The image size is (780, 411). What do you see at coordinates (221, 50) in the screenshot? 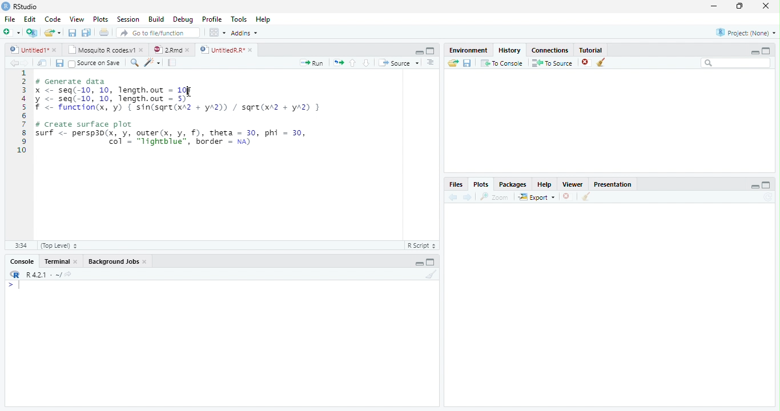
I see `UntitledR.R*` at bounding box center [221, 50].